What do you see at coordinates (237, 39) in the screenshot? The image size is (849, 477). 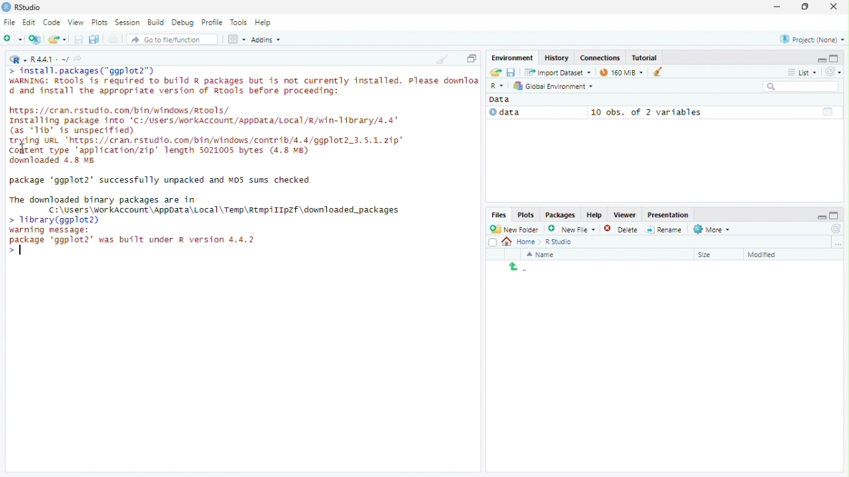 I see `workspace panes` at bounding box center [237, 39].